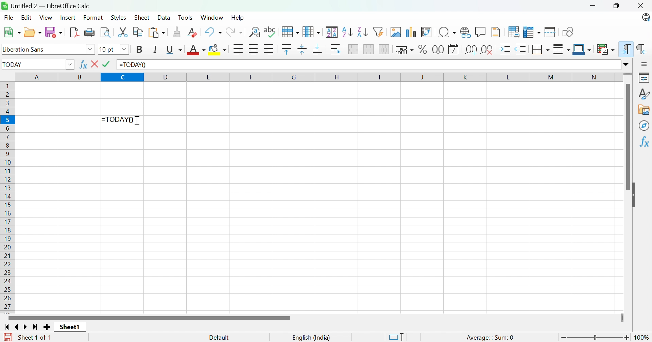  What do you see at coordinates (123, 32) in the screenshot?
I see `Cut` at bounding box center [123, 32].